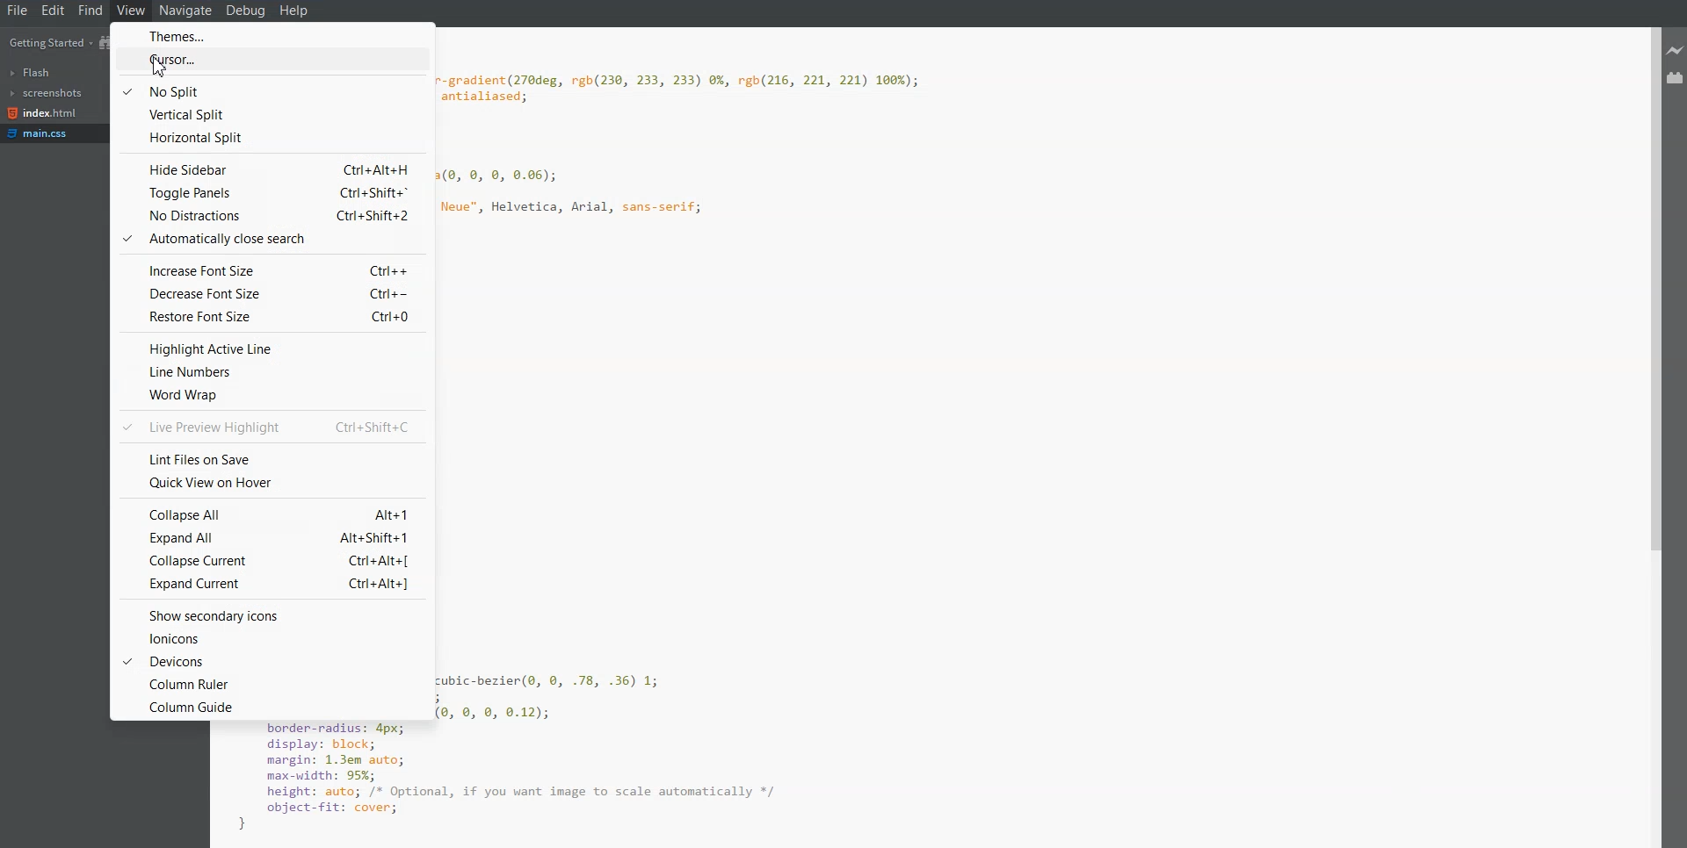  What do you see at coordinates (271, 139) in the screenshot?
I see `Horizontal Split` at bounding box center [271, 139].